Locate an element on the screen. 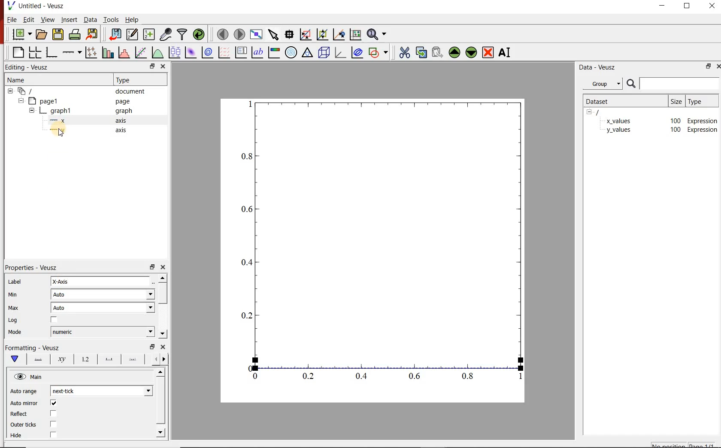  Auto range is located at coordinates (24, 391).